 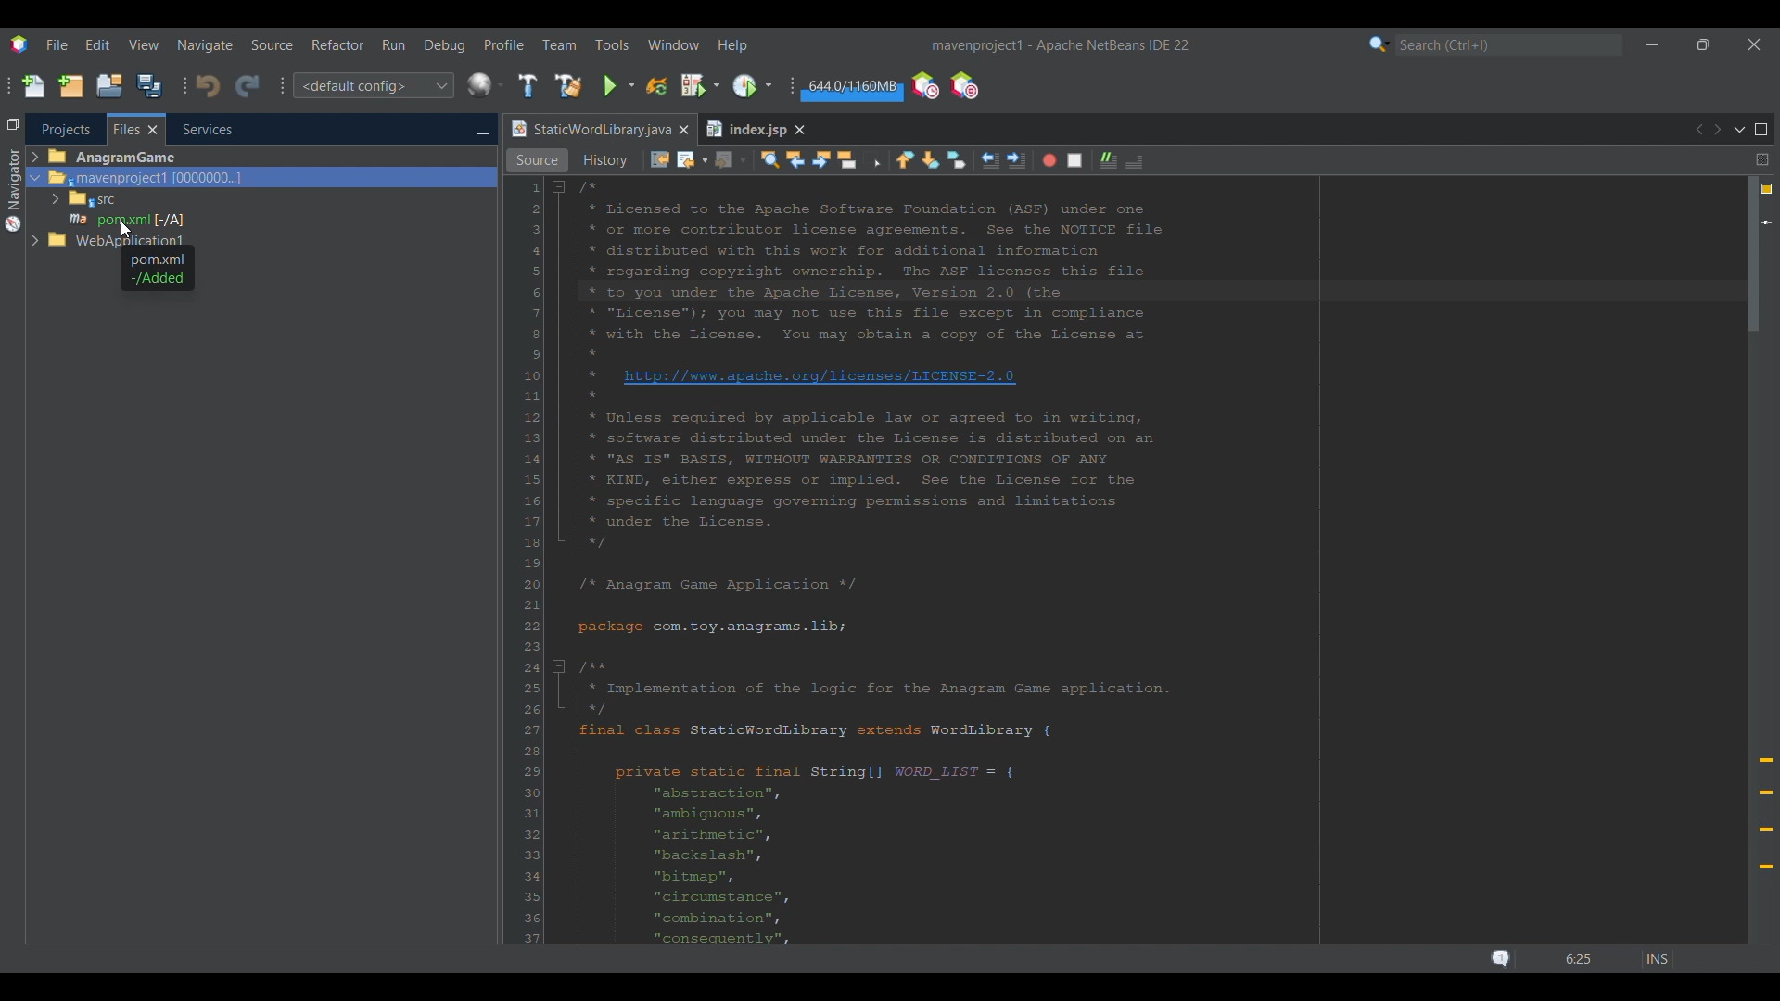 What do you see at coordinates (559, 44) in the screenshot?
I see `Team menu` at bounding box center [559, 44].